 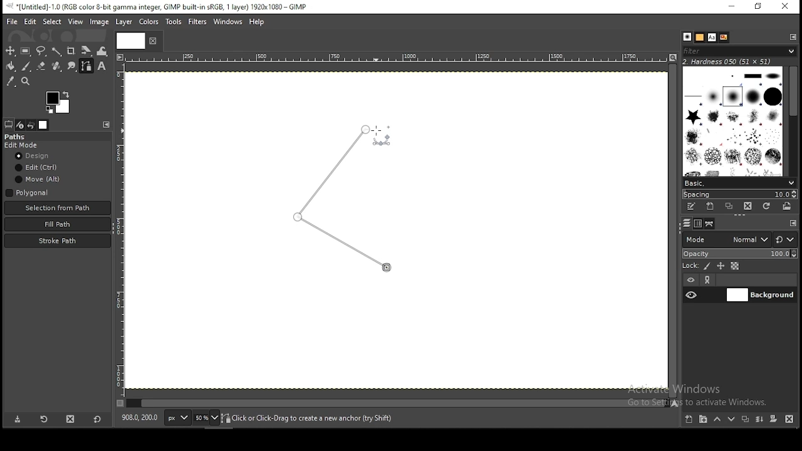 I want to click on shear tool, so click(x=86, y=51).